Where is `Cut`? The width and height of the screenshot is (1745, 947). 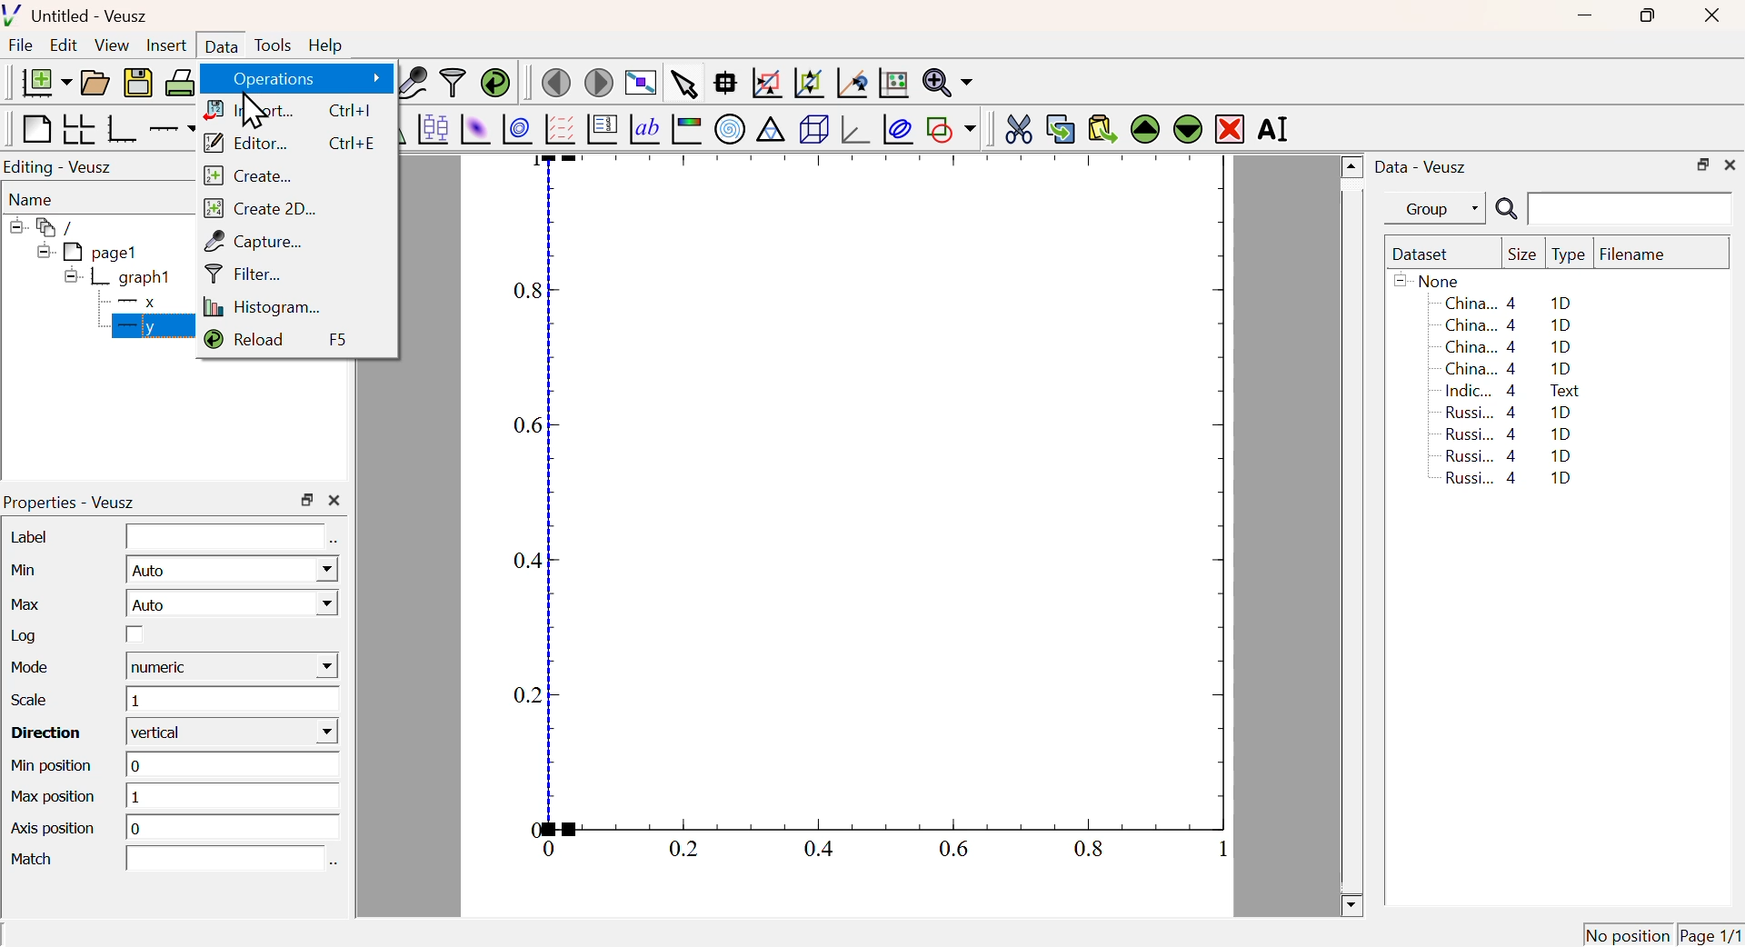
Cut is located at coordinates (1018, 127).